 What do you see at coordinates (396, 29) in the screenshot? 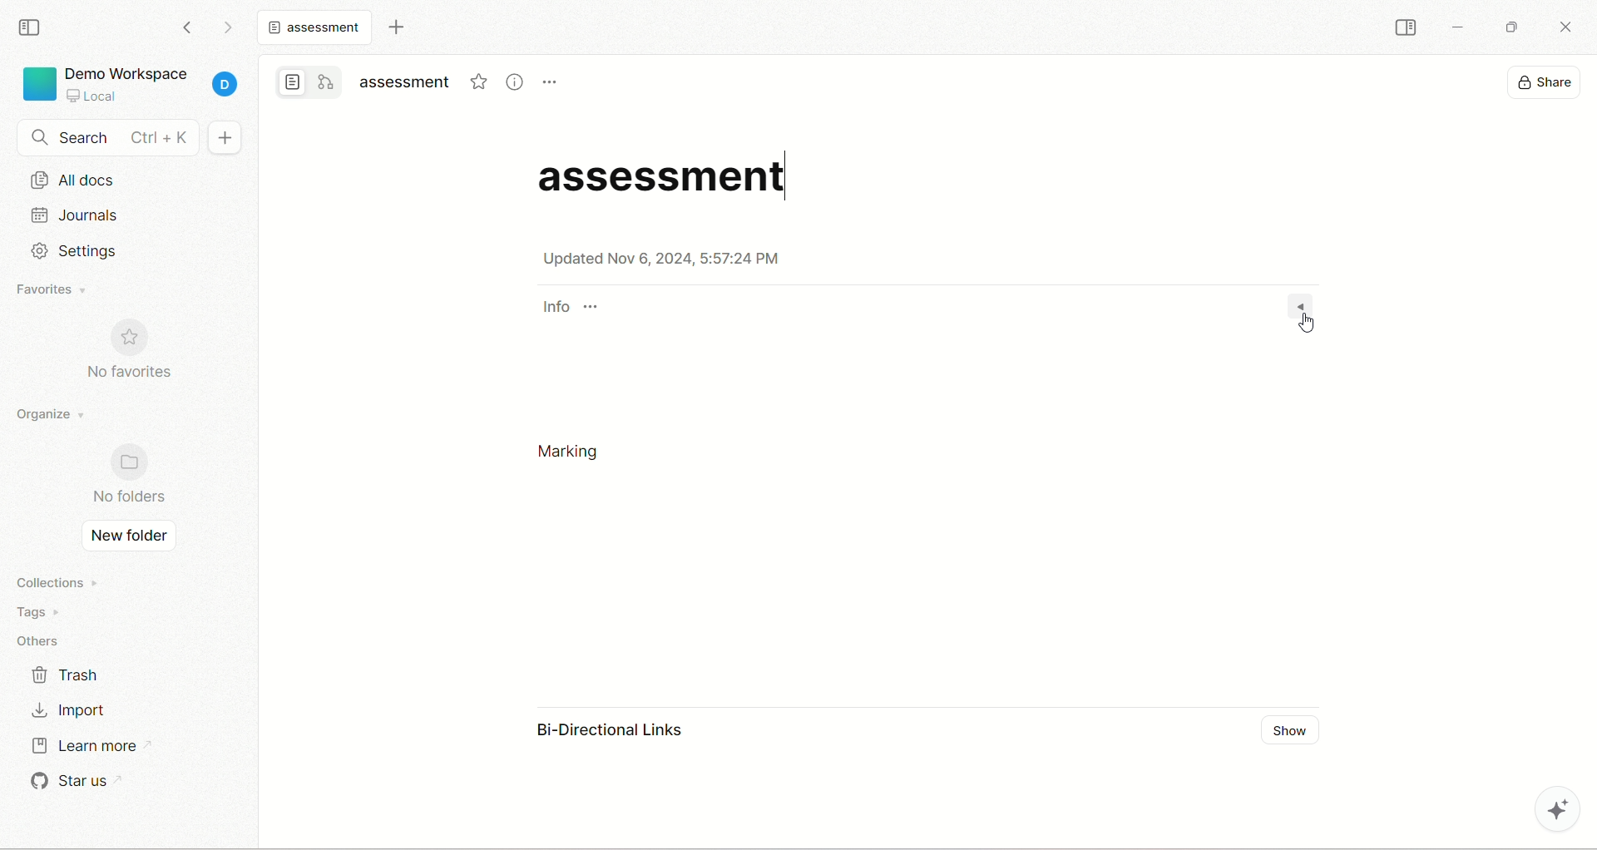
I see `new tab` at bounding box center [396, 29].